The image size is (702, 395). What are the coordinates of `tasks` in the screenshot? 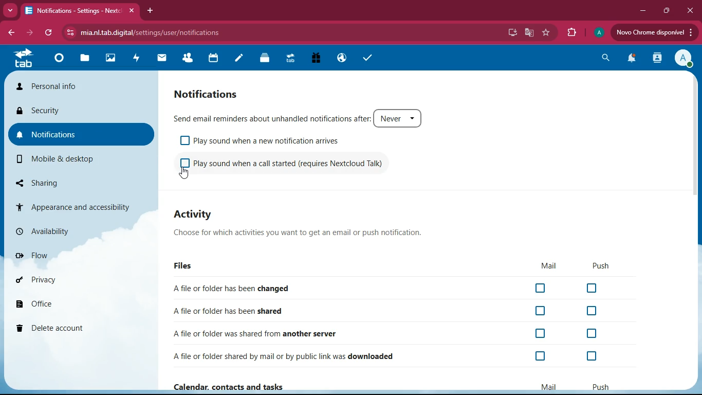 It's located at (368, 59).